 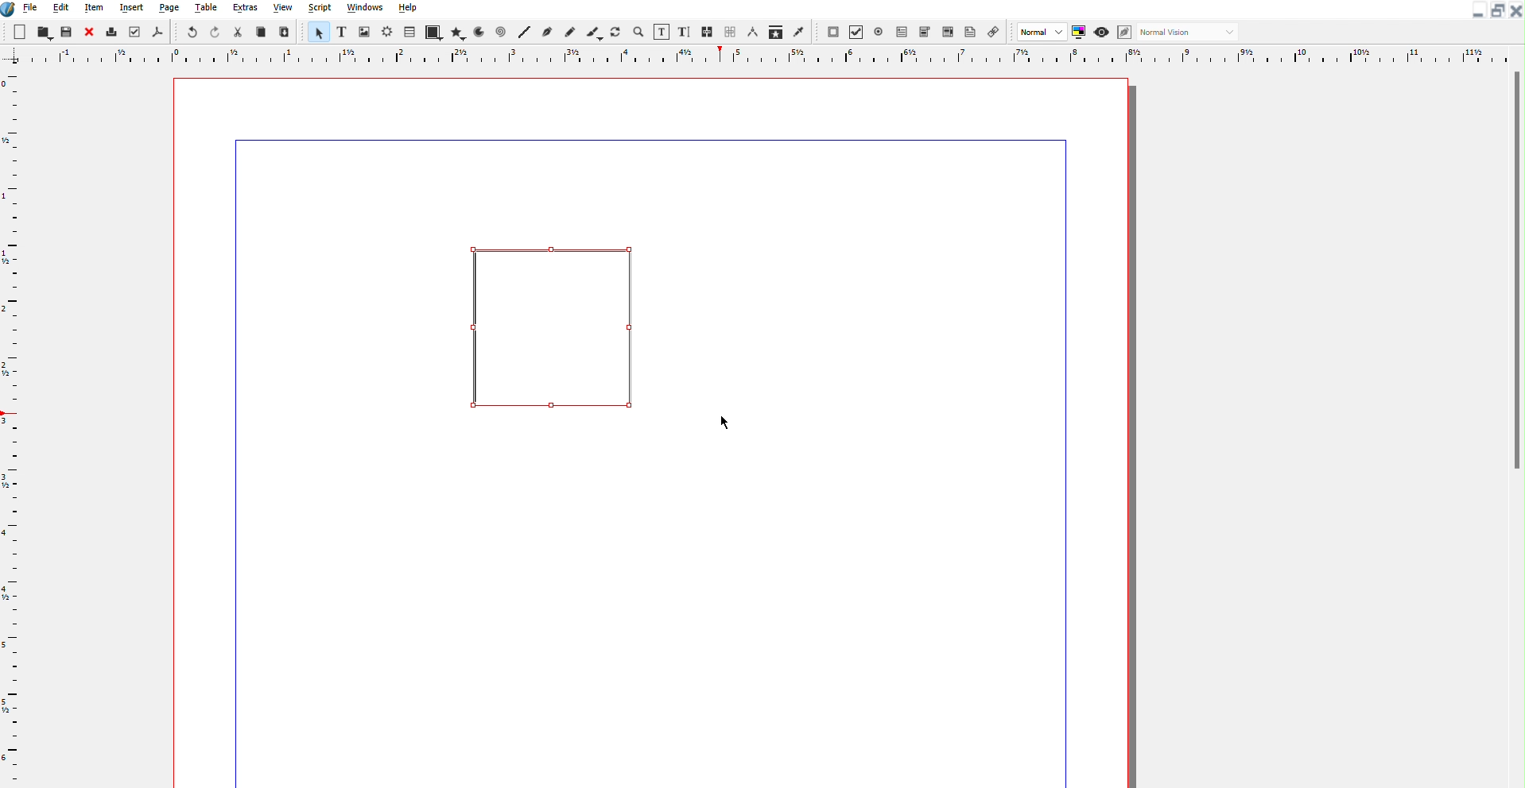 What do you see at coordinates (1189, 33) in the screenshot?
I see `Normal Vision` at bounding box center [1189, 33].